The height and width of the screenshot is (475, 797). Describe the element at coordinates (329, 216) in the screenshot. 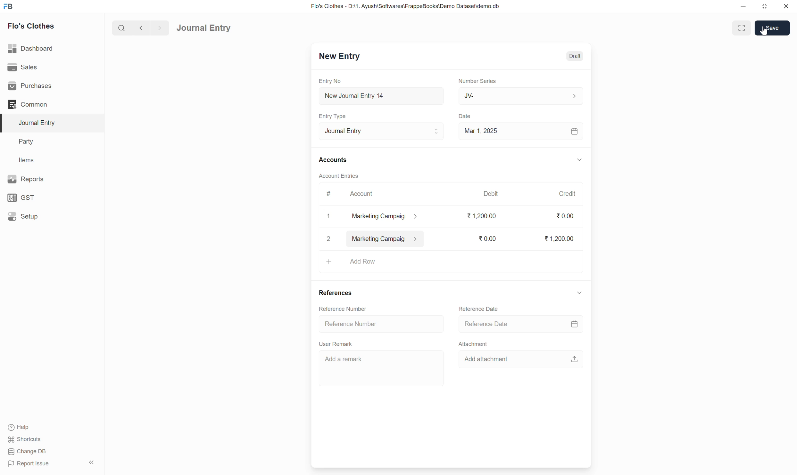

I see `1` at that location.